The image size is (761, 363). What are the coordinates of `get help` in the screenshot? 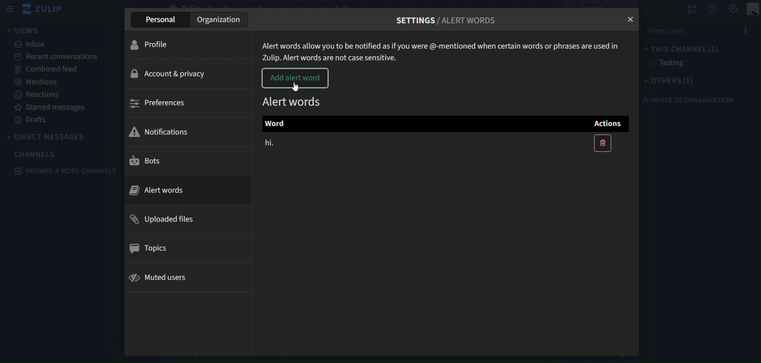 It's located at (712, 9).